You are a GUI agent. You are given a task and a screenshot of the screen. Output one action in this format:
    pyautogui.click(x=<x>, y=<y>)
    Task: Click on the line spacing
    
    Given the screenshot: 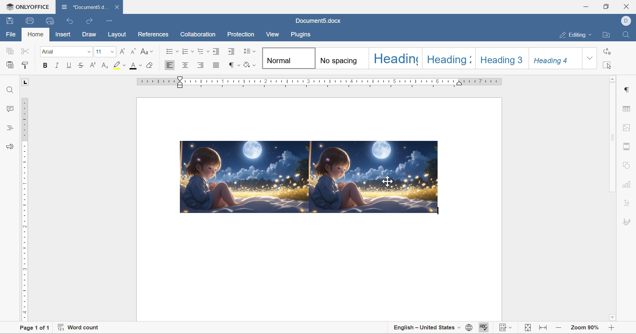 What is the action you would take?
    pyautogui.click(x=249, y=51)
    